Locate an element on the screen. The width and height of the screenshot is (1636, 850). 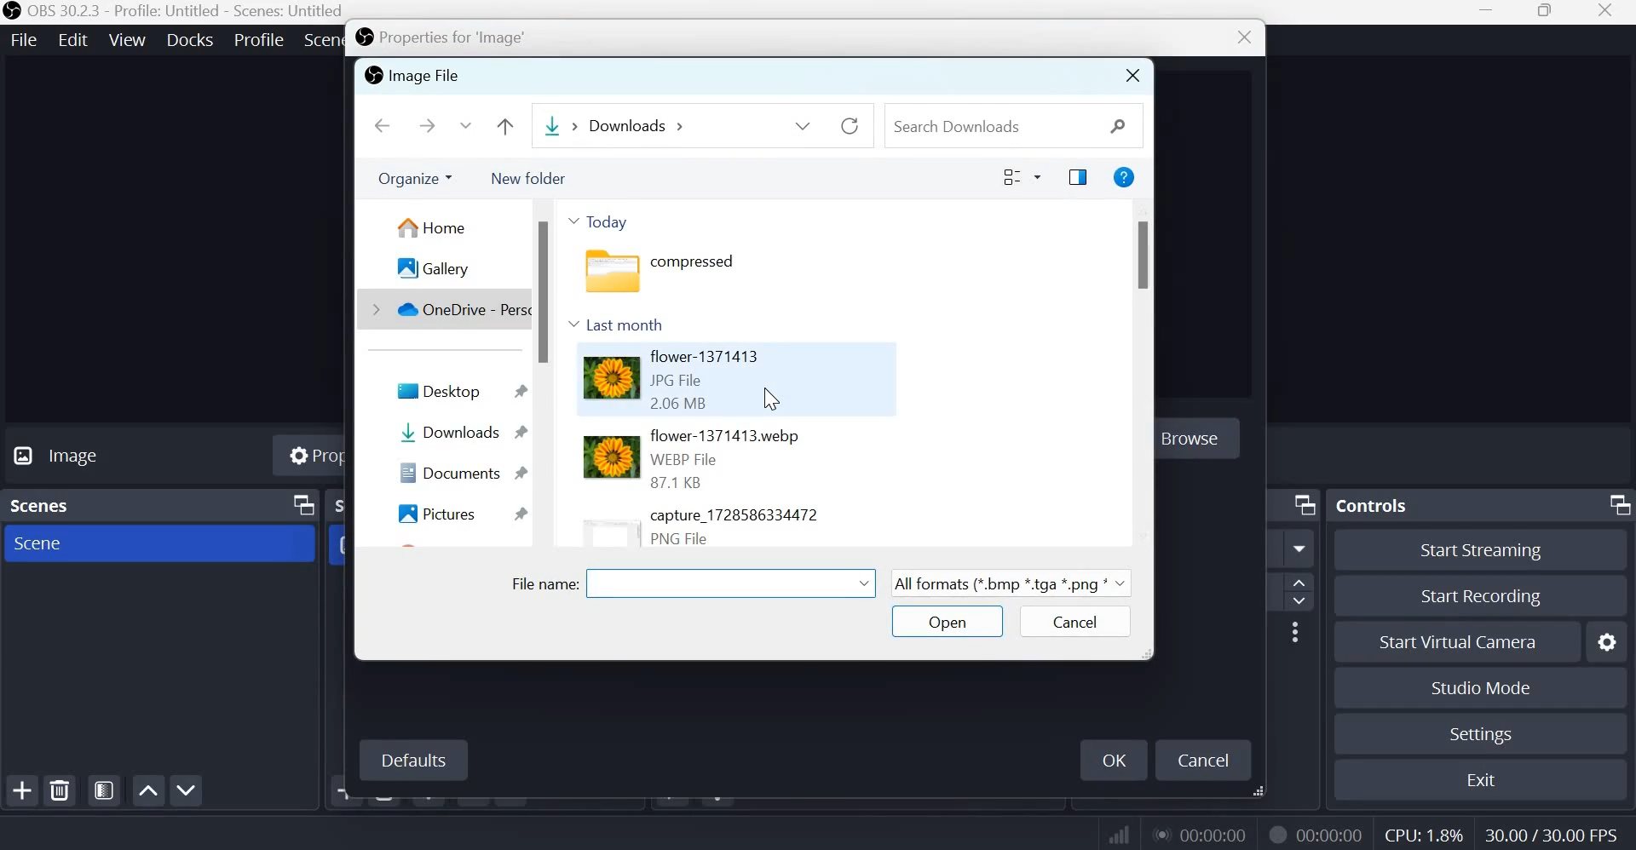
Pictures is located at coordinates (461, 517).